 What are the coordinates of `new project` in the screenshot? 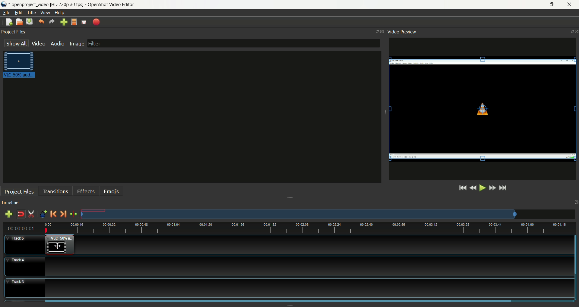 It's located at (8, 23).